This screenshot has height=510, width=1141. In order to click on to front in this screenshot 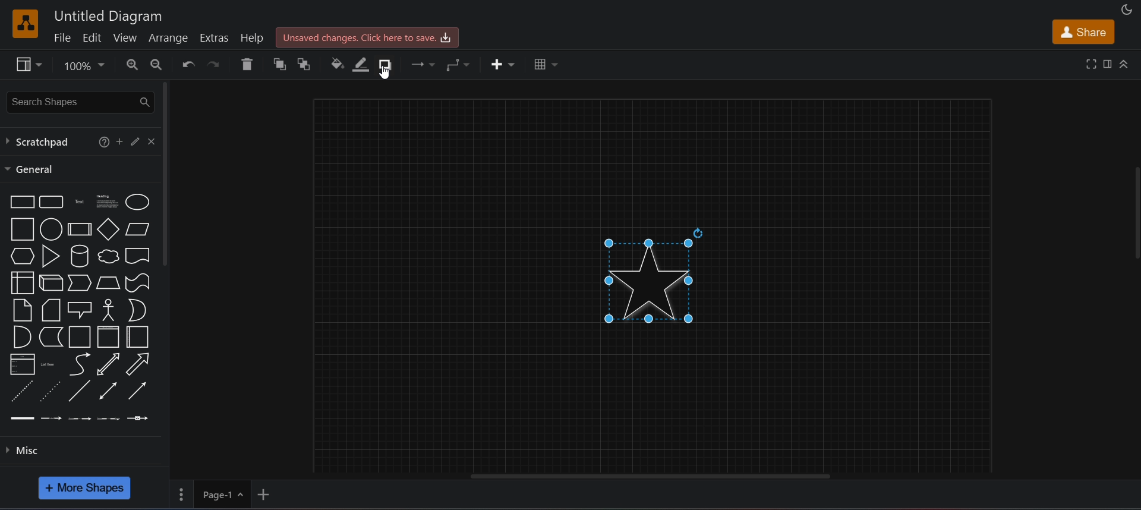, I will do `click(278, 65)`.